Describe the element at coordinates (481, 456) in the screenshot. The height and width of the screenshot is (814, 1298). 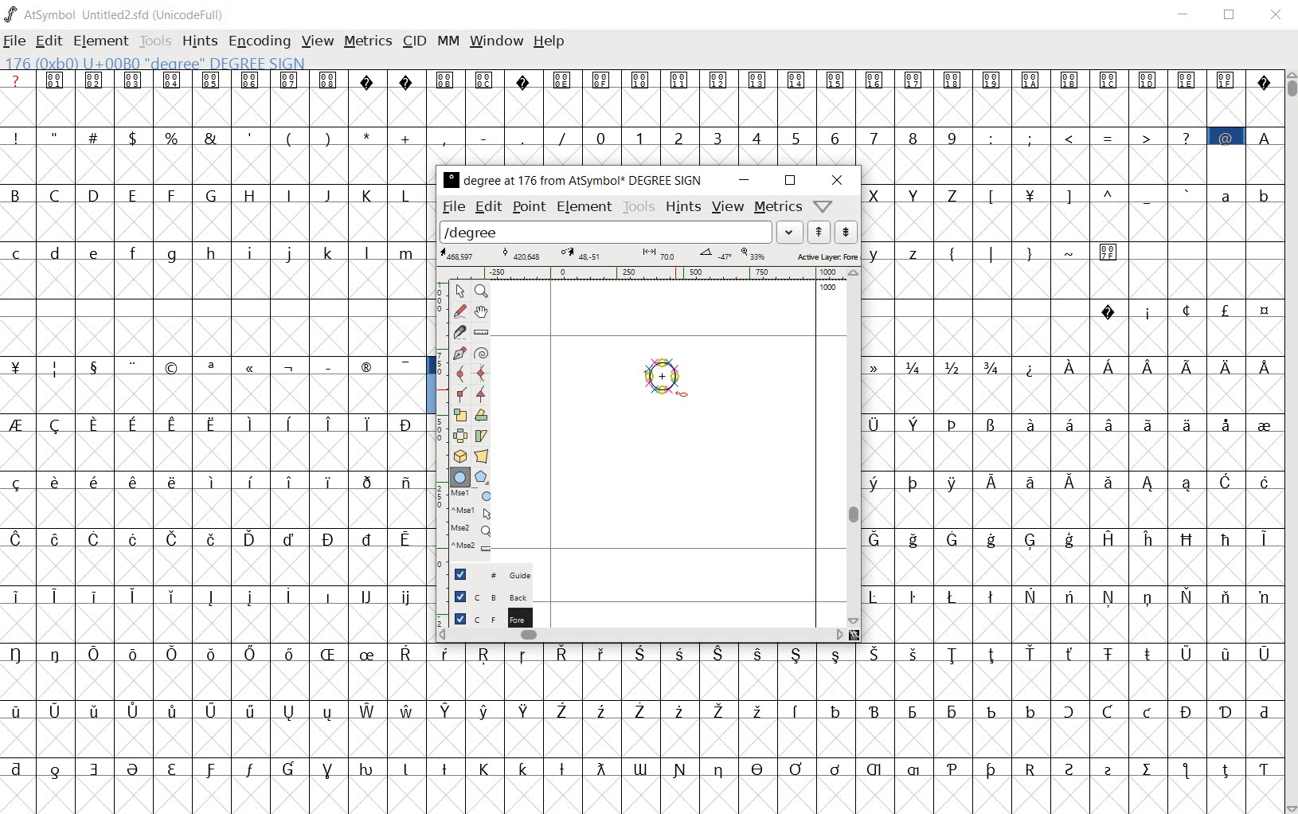
I see `perform a perspective transformation on the selection` at that location.